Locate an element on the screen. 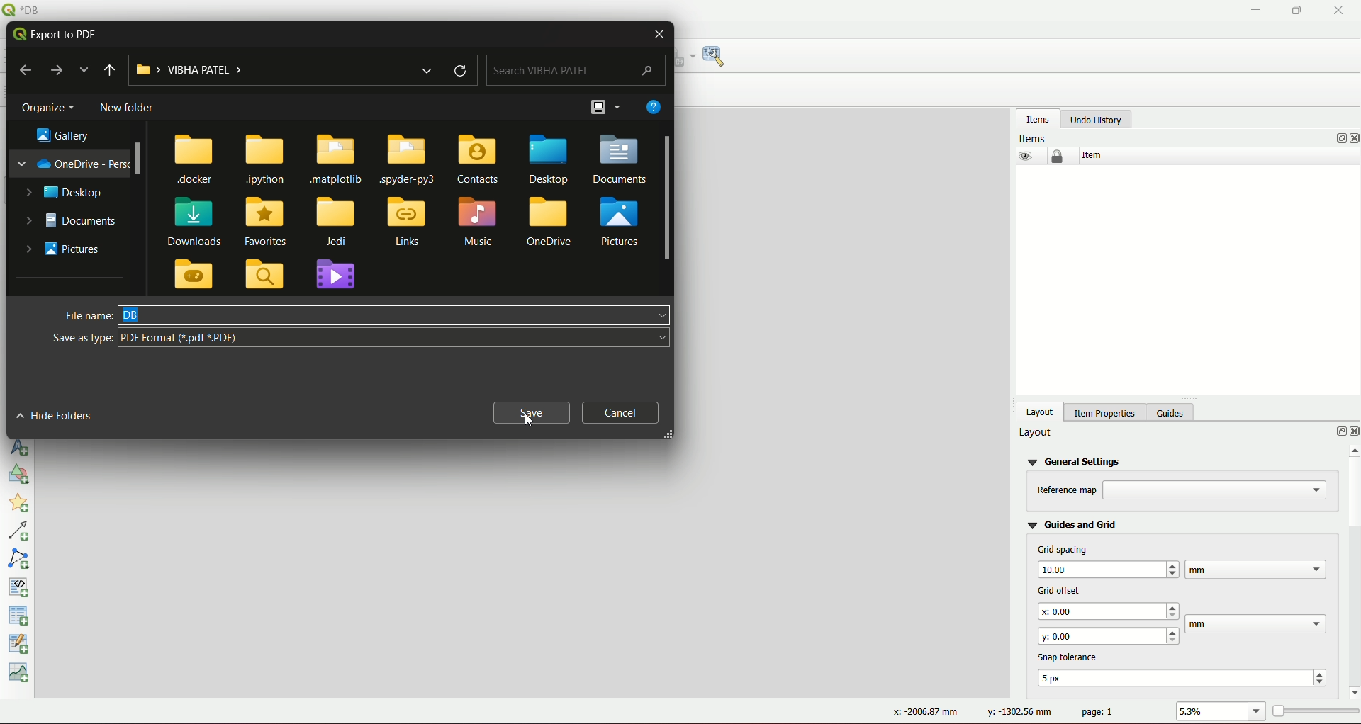 The image size is (1361, 724). Items is located at coordinates (1035, 137).